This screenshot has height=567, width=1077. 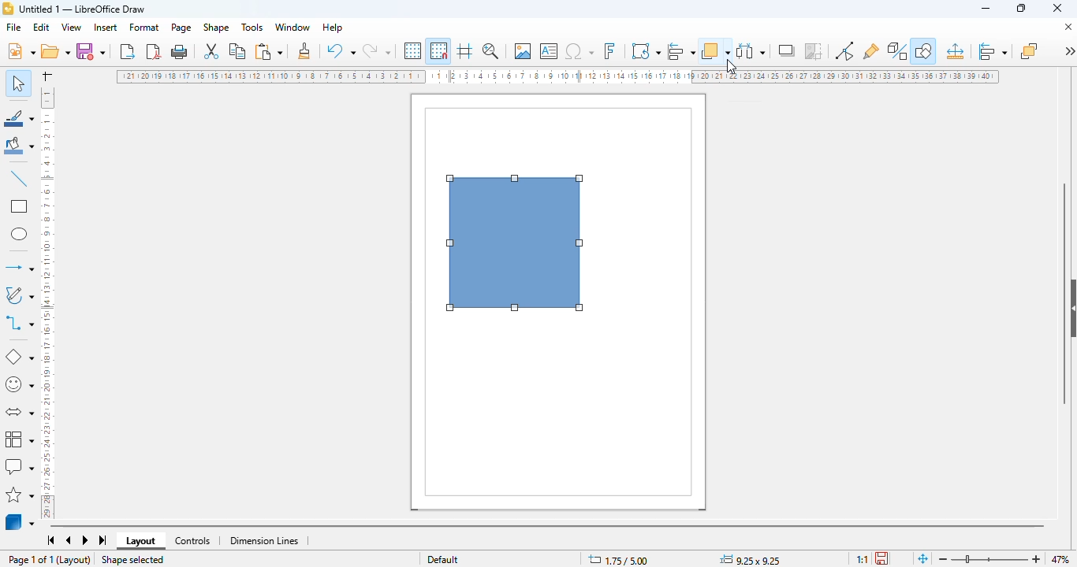 I want to click on horizontal scroll bar, so click(x=546, y=526).